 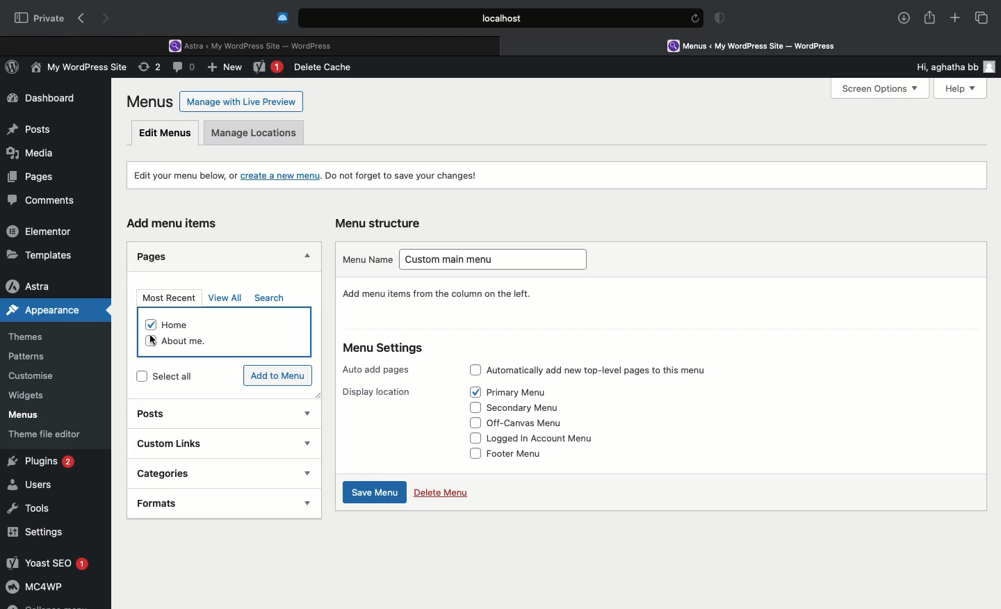 I want to click on Hide, so click(x=305, y=257).